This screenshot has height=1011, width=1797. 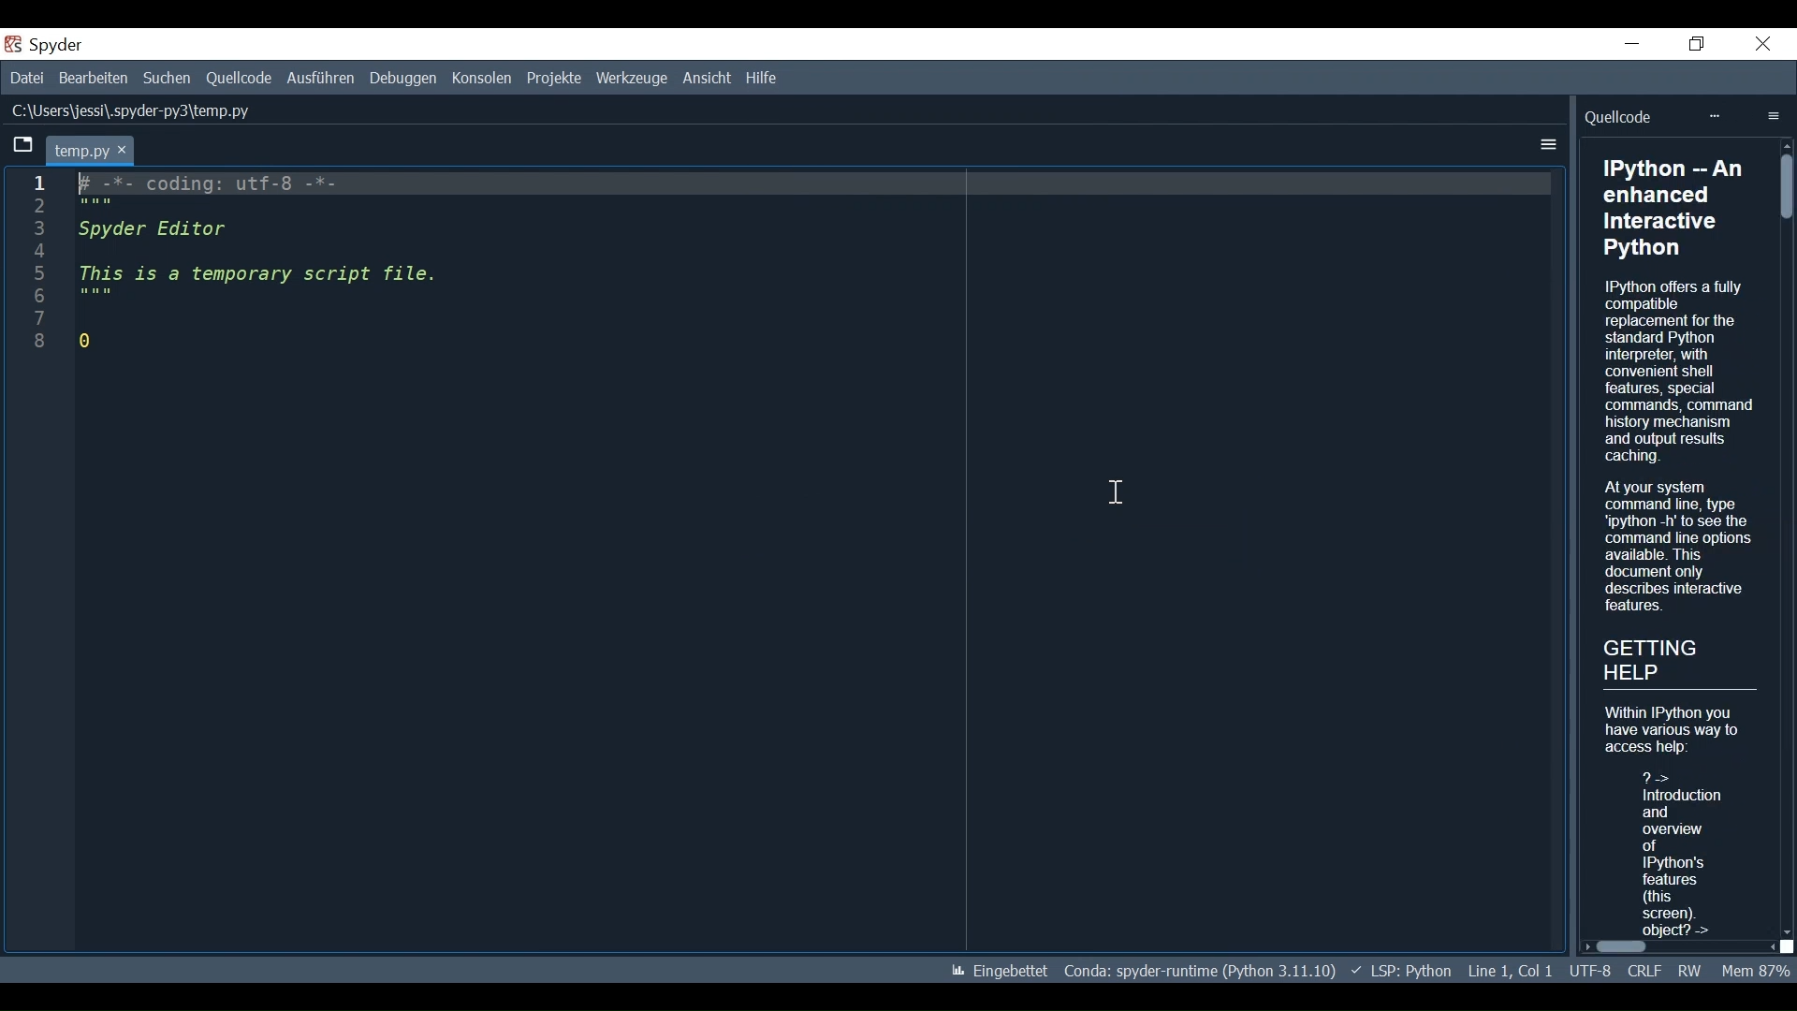 What do you see at coordinates (1591, 970) in the screenshot?
I see `UTF-8` at bounding box center [1591, 970].